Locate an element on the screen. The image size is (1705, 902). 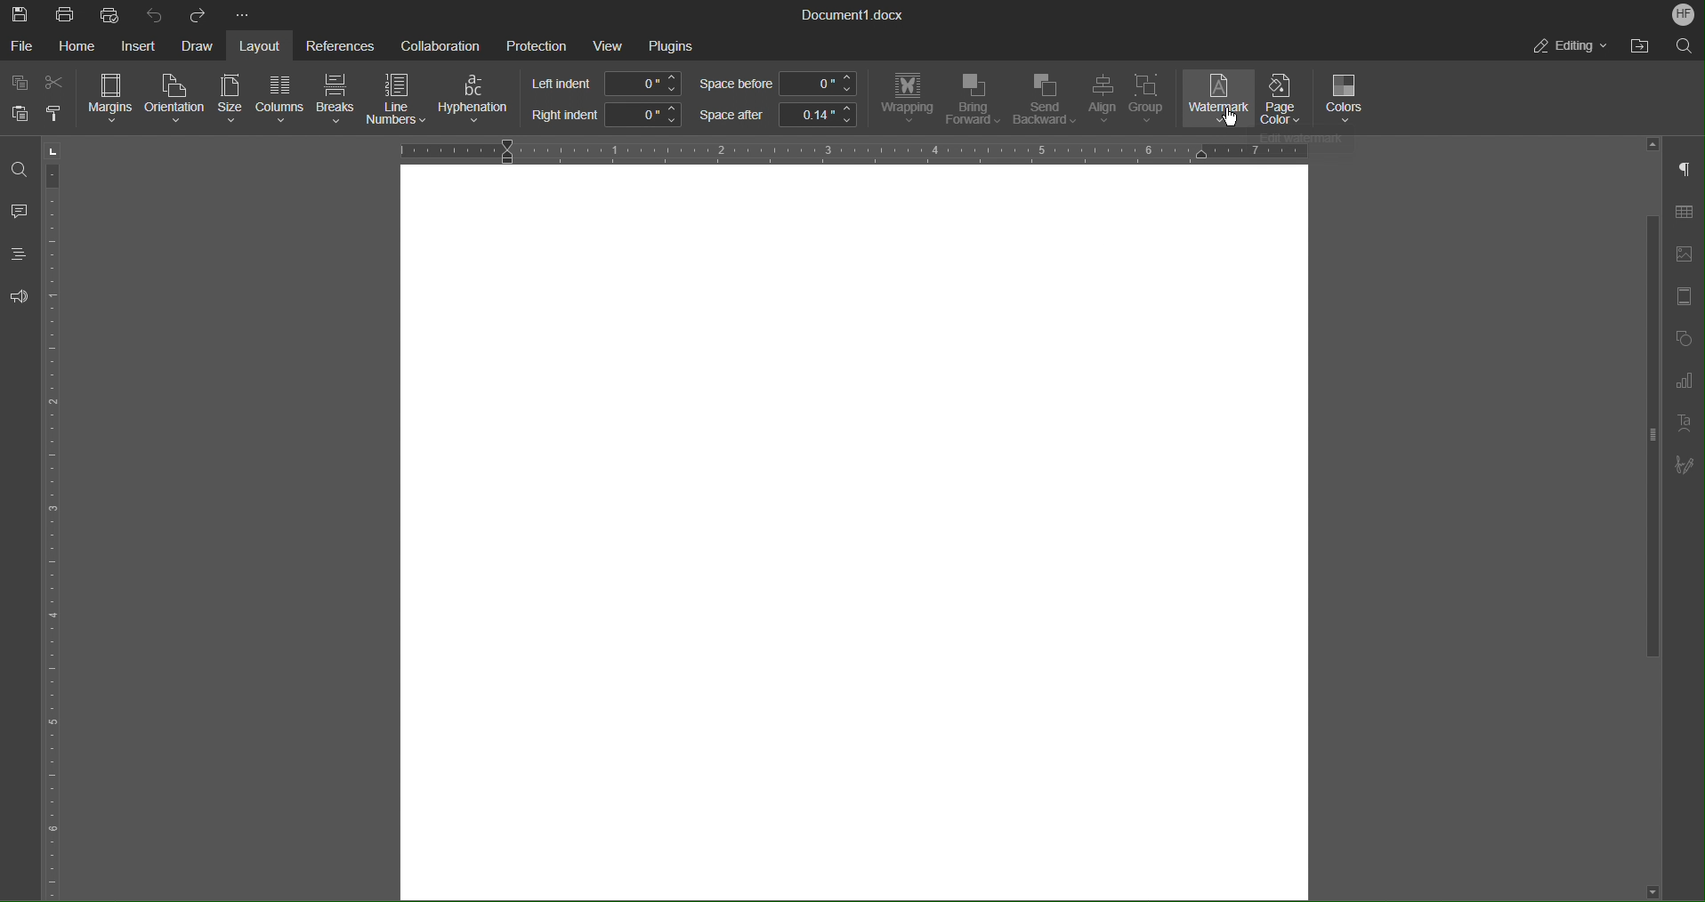
Signature is located at coordinates (1685, 465).